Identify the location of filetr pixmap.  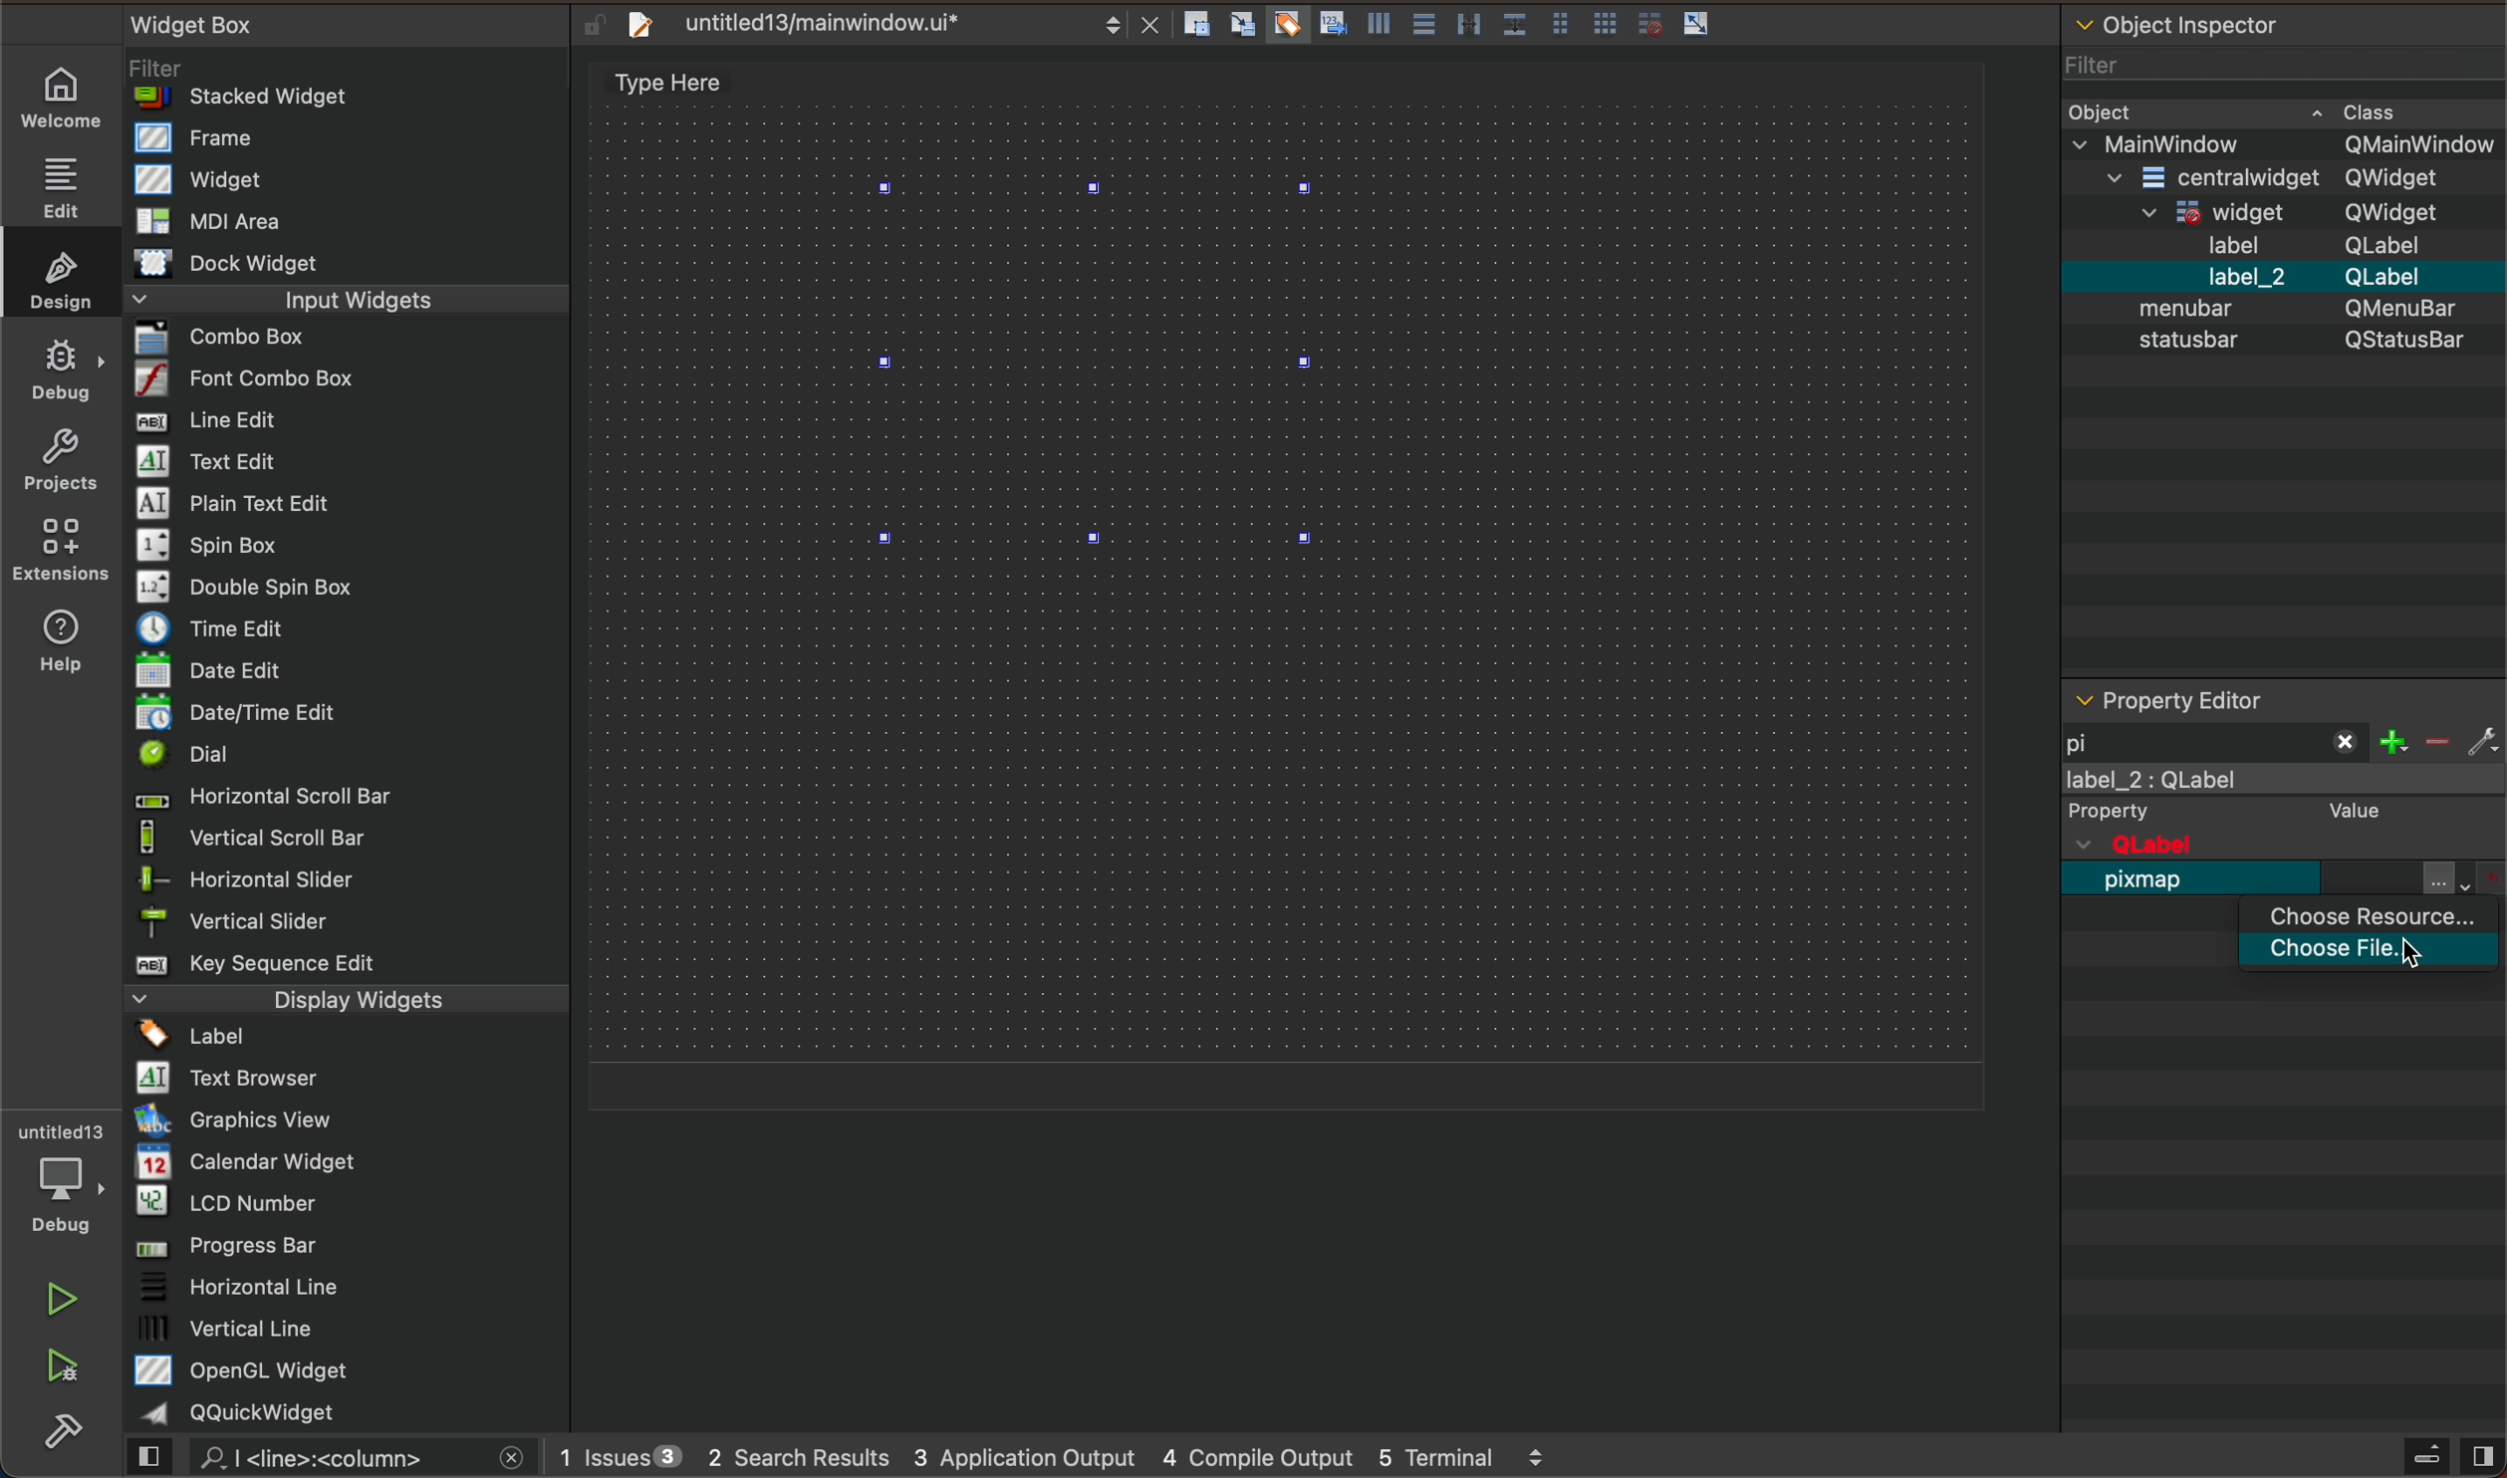
(2216, 739).